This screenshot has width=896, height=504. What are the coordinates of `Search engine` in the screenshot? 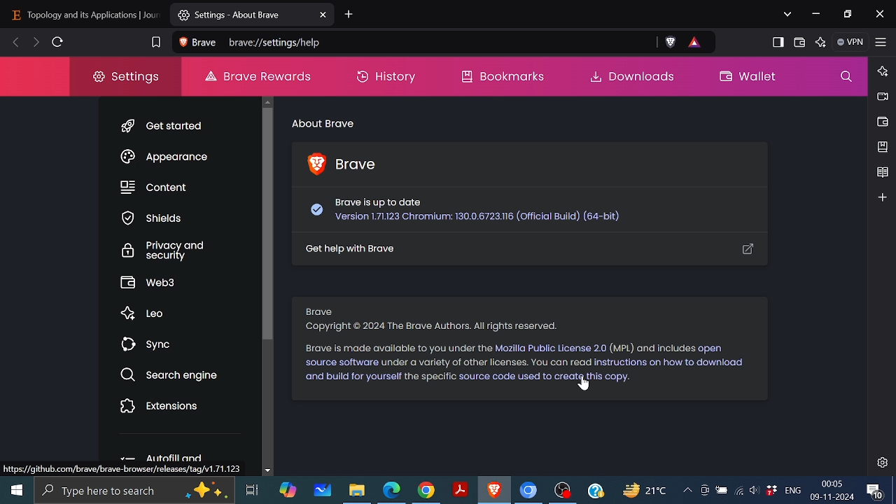 It's located at (171, 374).